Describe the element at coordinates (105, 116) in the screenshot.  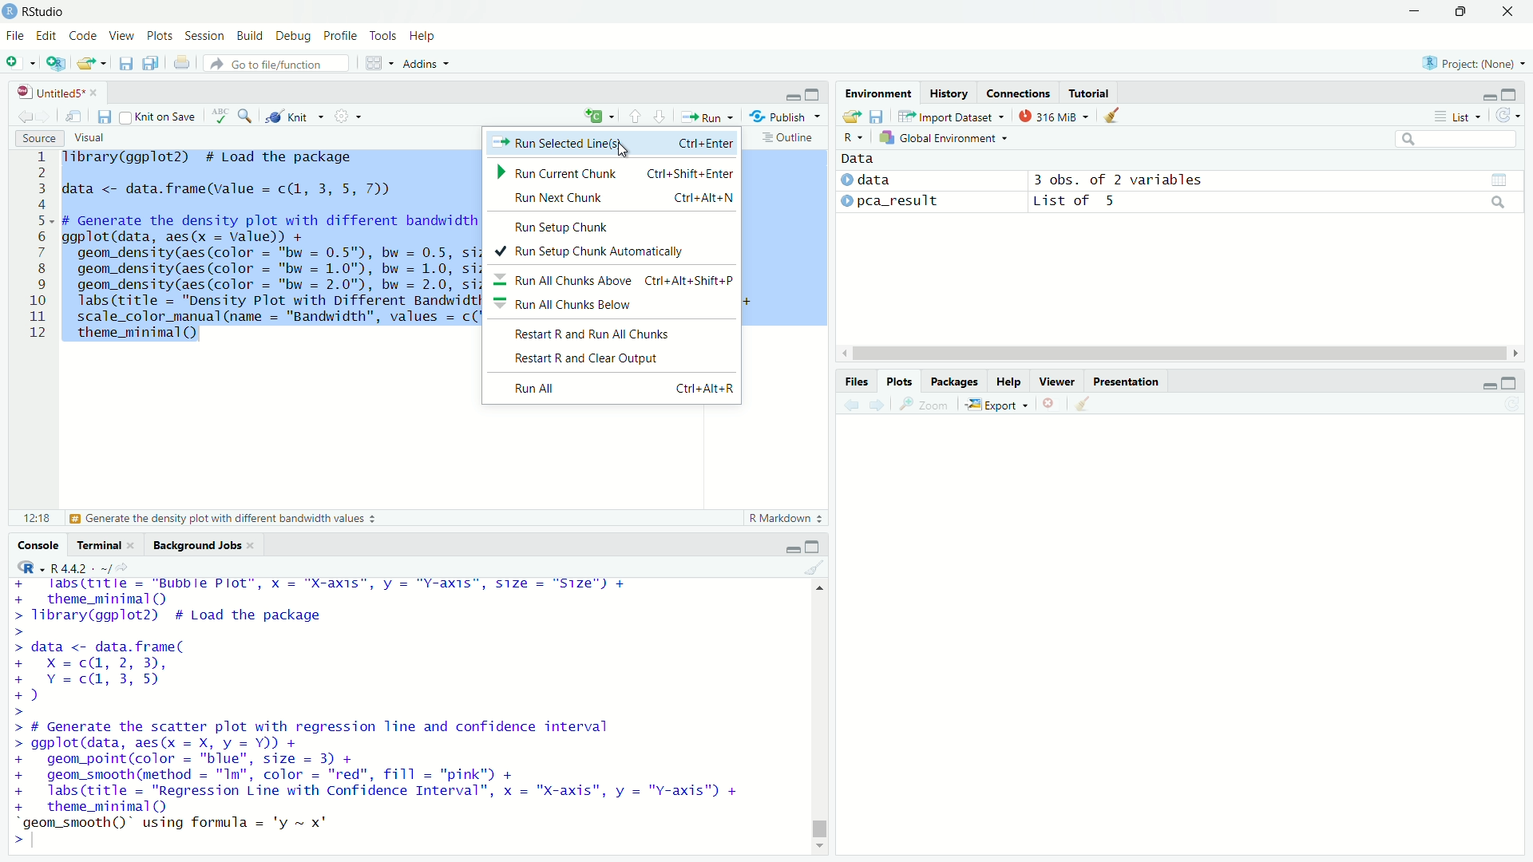
I see `Save current document` at that location.